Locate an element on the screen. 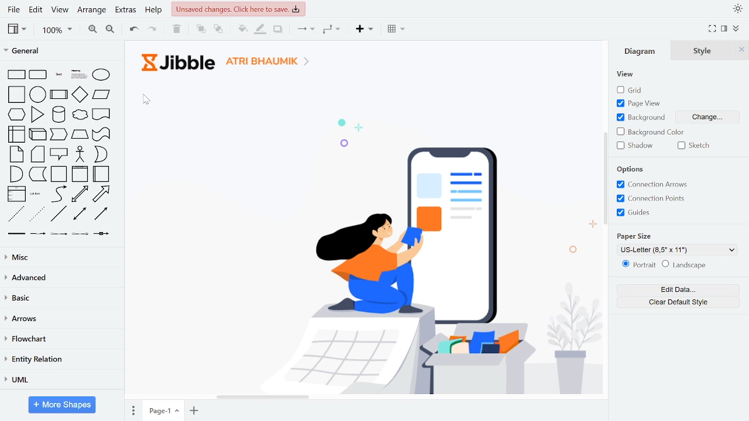  general shapes is located at coordinates (16, 193).